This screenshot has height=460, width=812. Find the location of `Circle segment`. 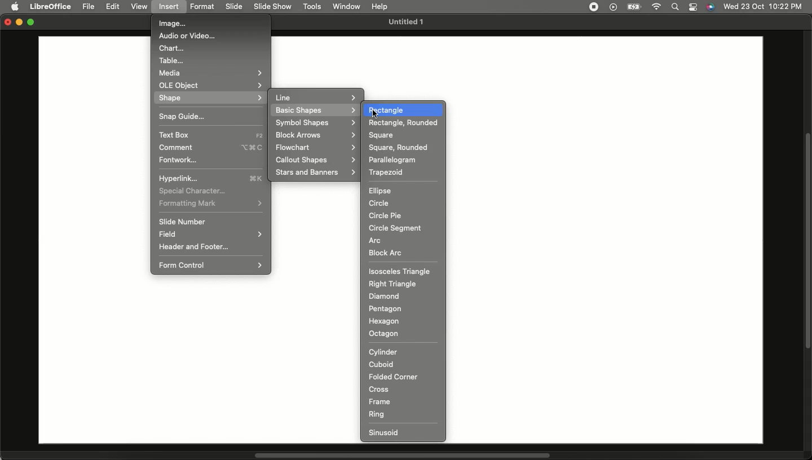

Circle segment is located at coordinates (397, 228).